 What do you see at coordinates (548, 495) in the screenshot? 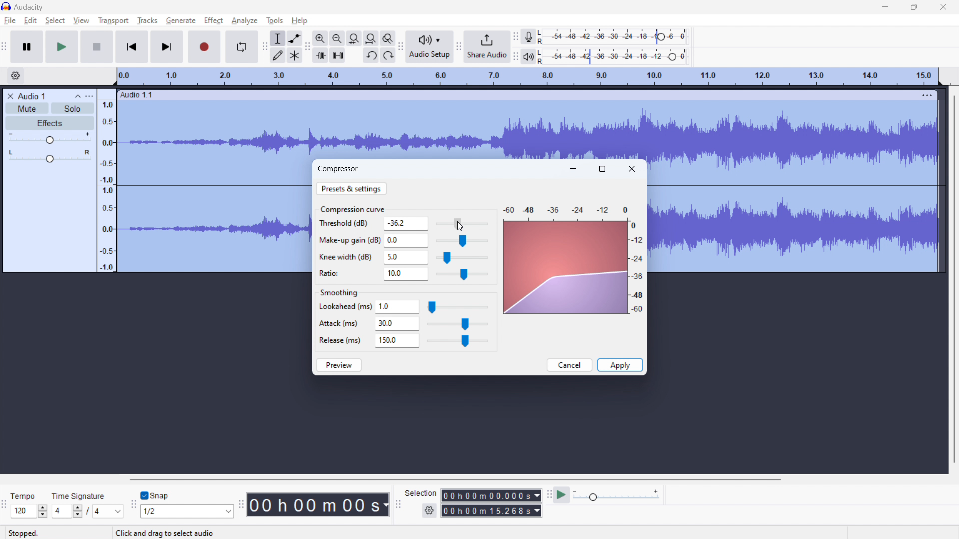
I see `play at speed toolbar` at bounding box center [548, 495].